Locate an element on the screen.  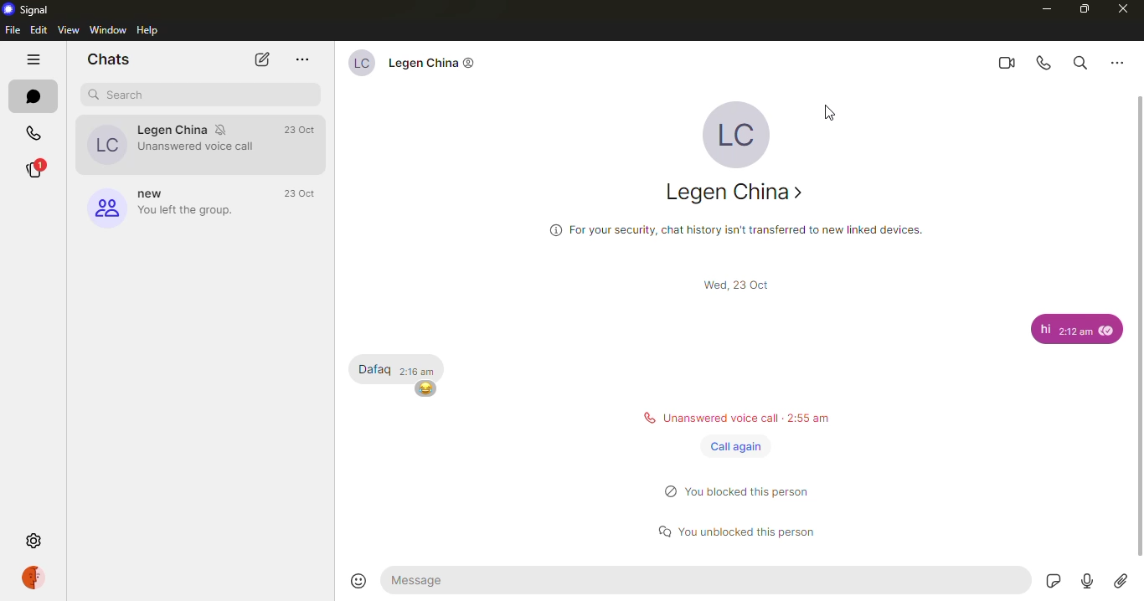
time is located at coordinates (304, 129).